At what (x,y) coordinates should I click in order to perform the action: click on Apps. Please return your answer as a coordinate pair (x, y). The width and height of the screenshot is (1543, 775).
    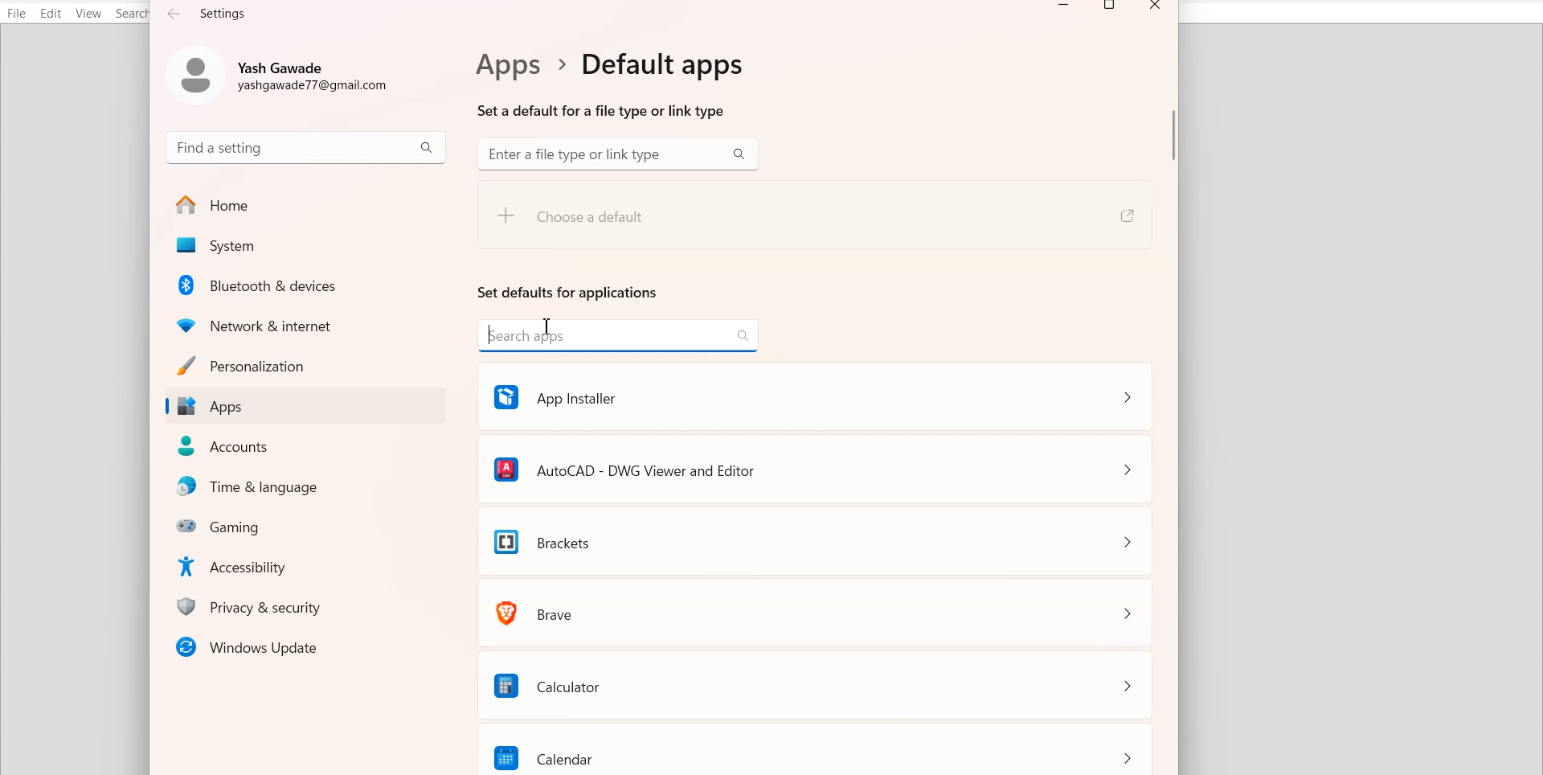
    Looking at the image, I should click on (305, 407).